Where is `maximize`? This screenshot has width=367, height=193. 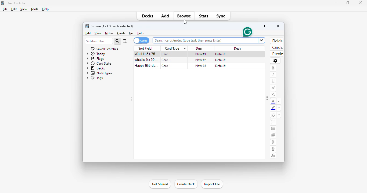
maximize is located at coordinates (348, 3).